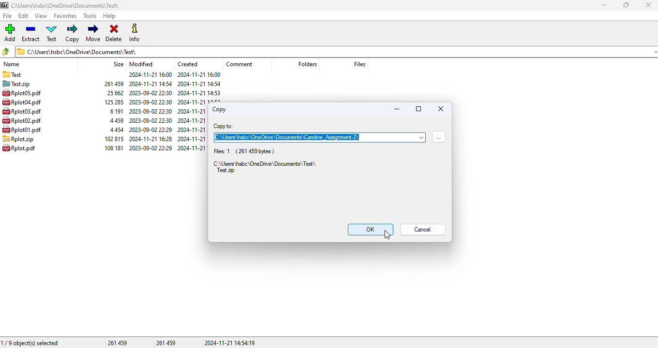 The width and height of the screenshot is (658, 348). What do you see at coordinates (307, 63) in the screenshot?
I see `folders` at bounding box center [307, 63].